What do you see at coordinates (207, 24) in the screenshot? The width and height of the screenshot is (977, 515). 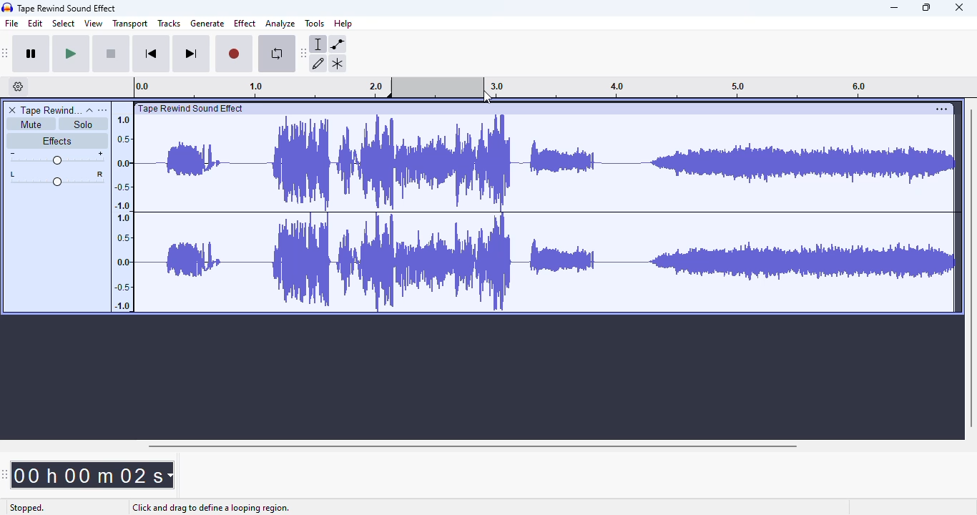 I see `generate` at bounding box center [207, 24].